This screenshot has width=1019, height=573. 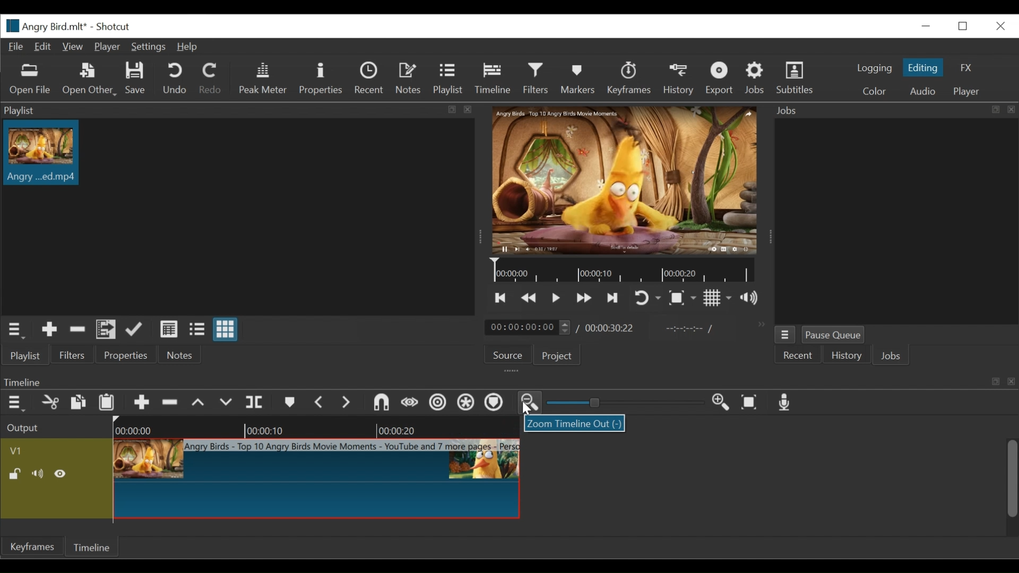 What do you see at coordinates (407, 403) in the screenshot?
I see `Set First Simple keyframe` at bounding box center [407, 403].